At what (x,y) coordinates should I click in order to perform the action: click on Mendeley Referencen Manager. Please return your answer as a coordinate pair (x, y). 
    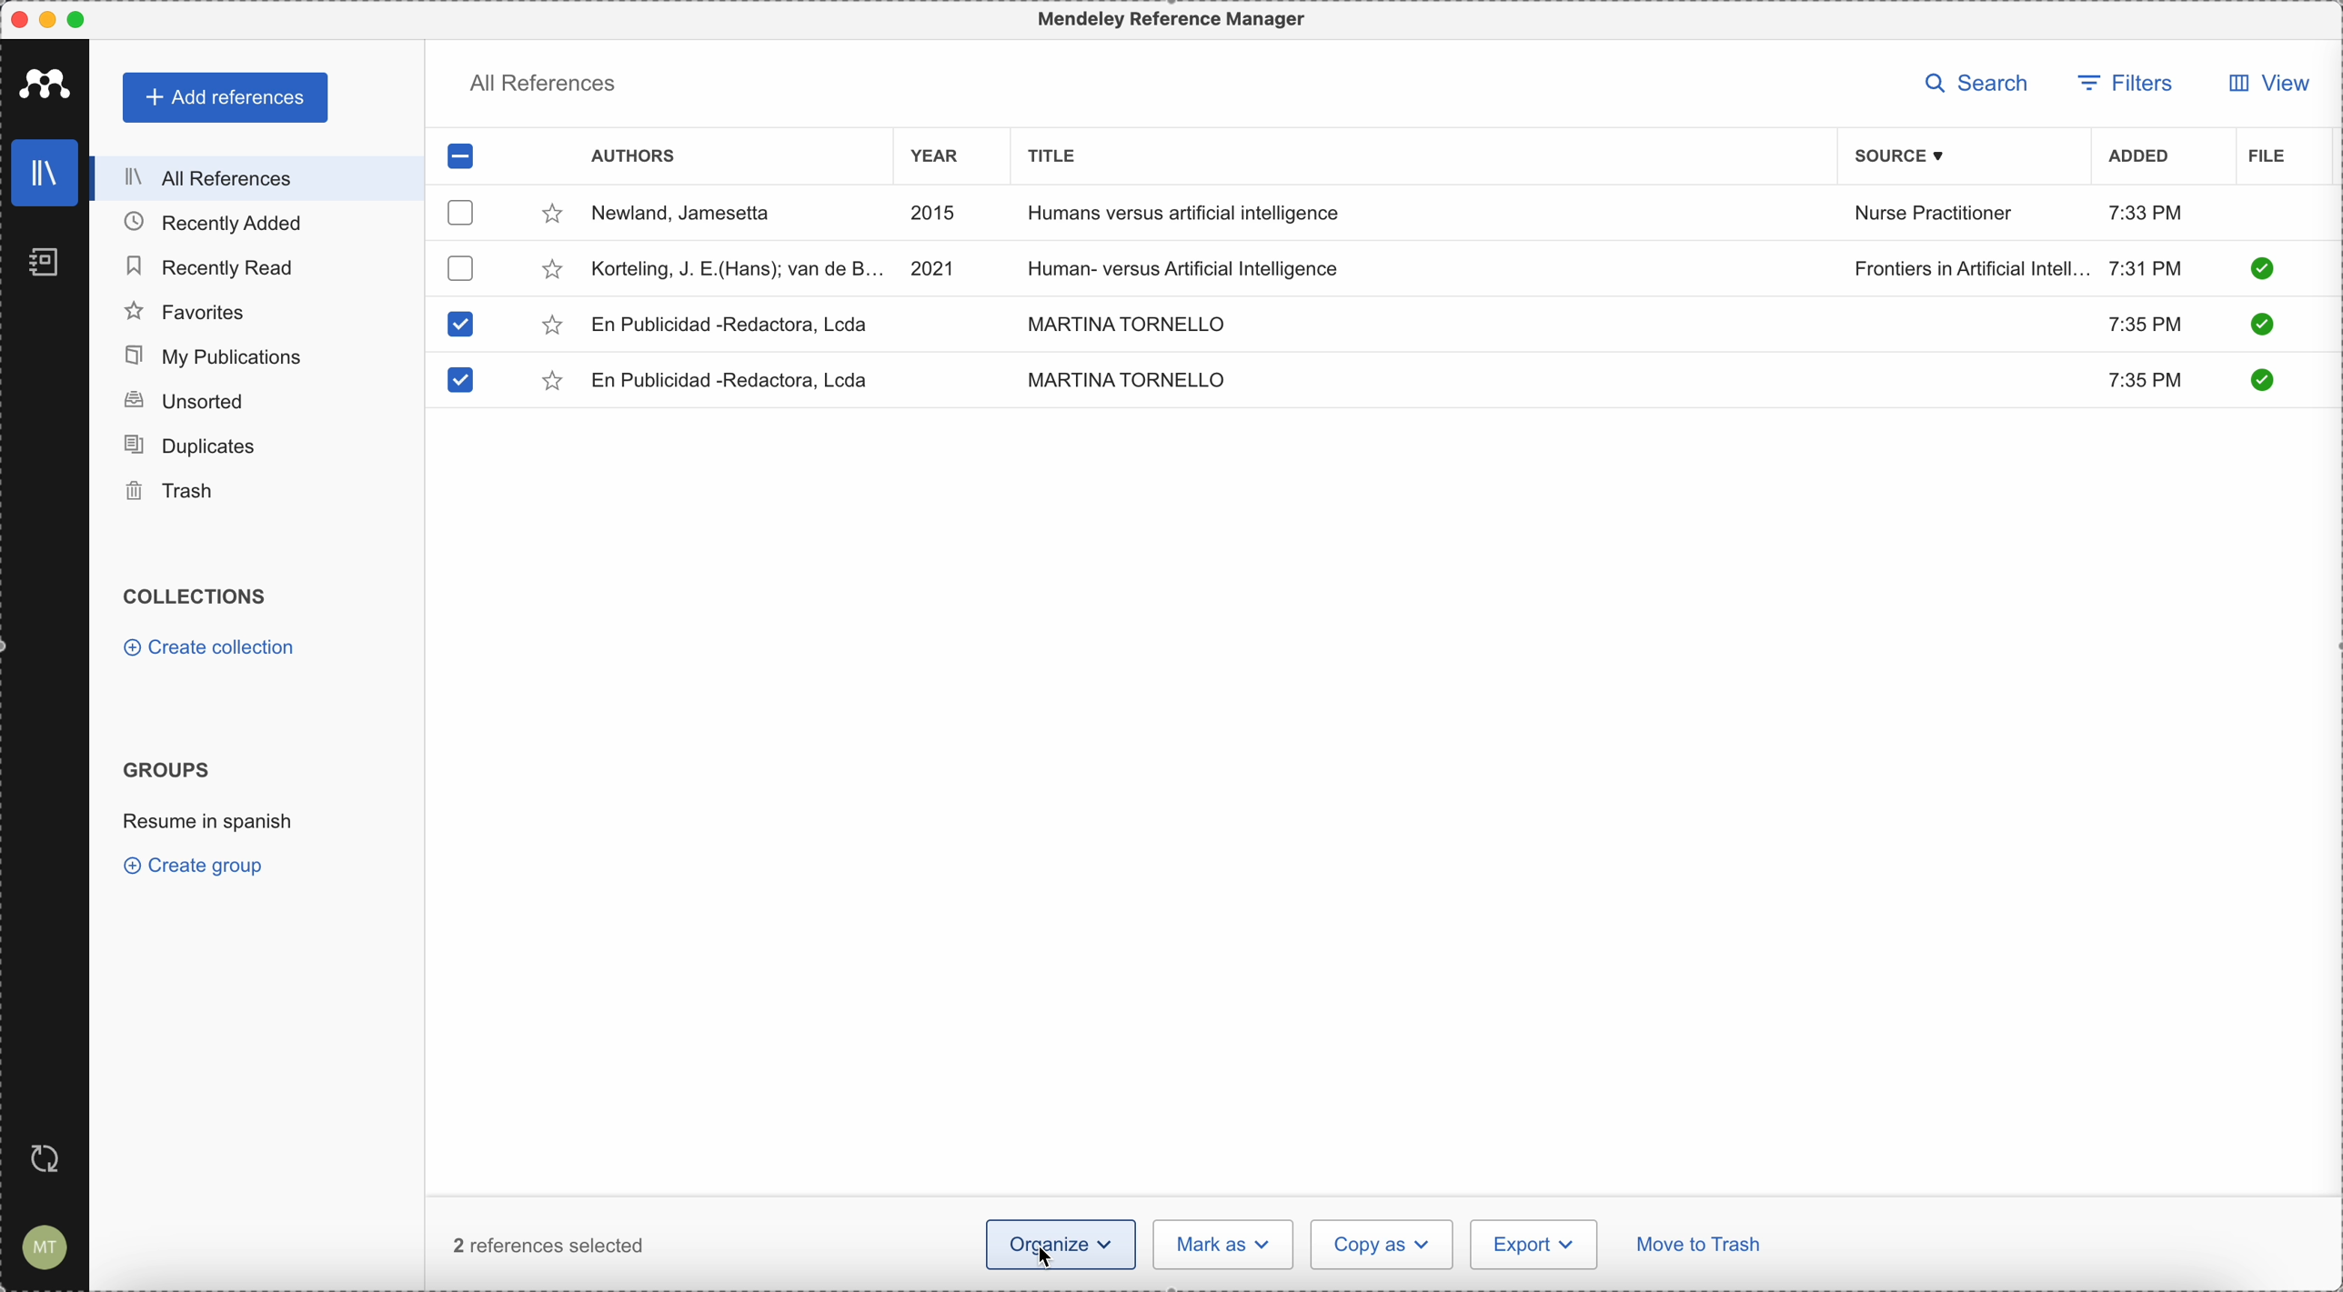
    Looking at the image, I should click on (1176, 20).